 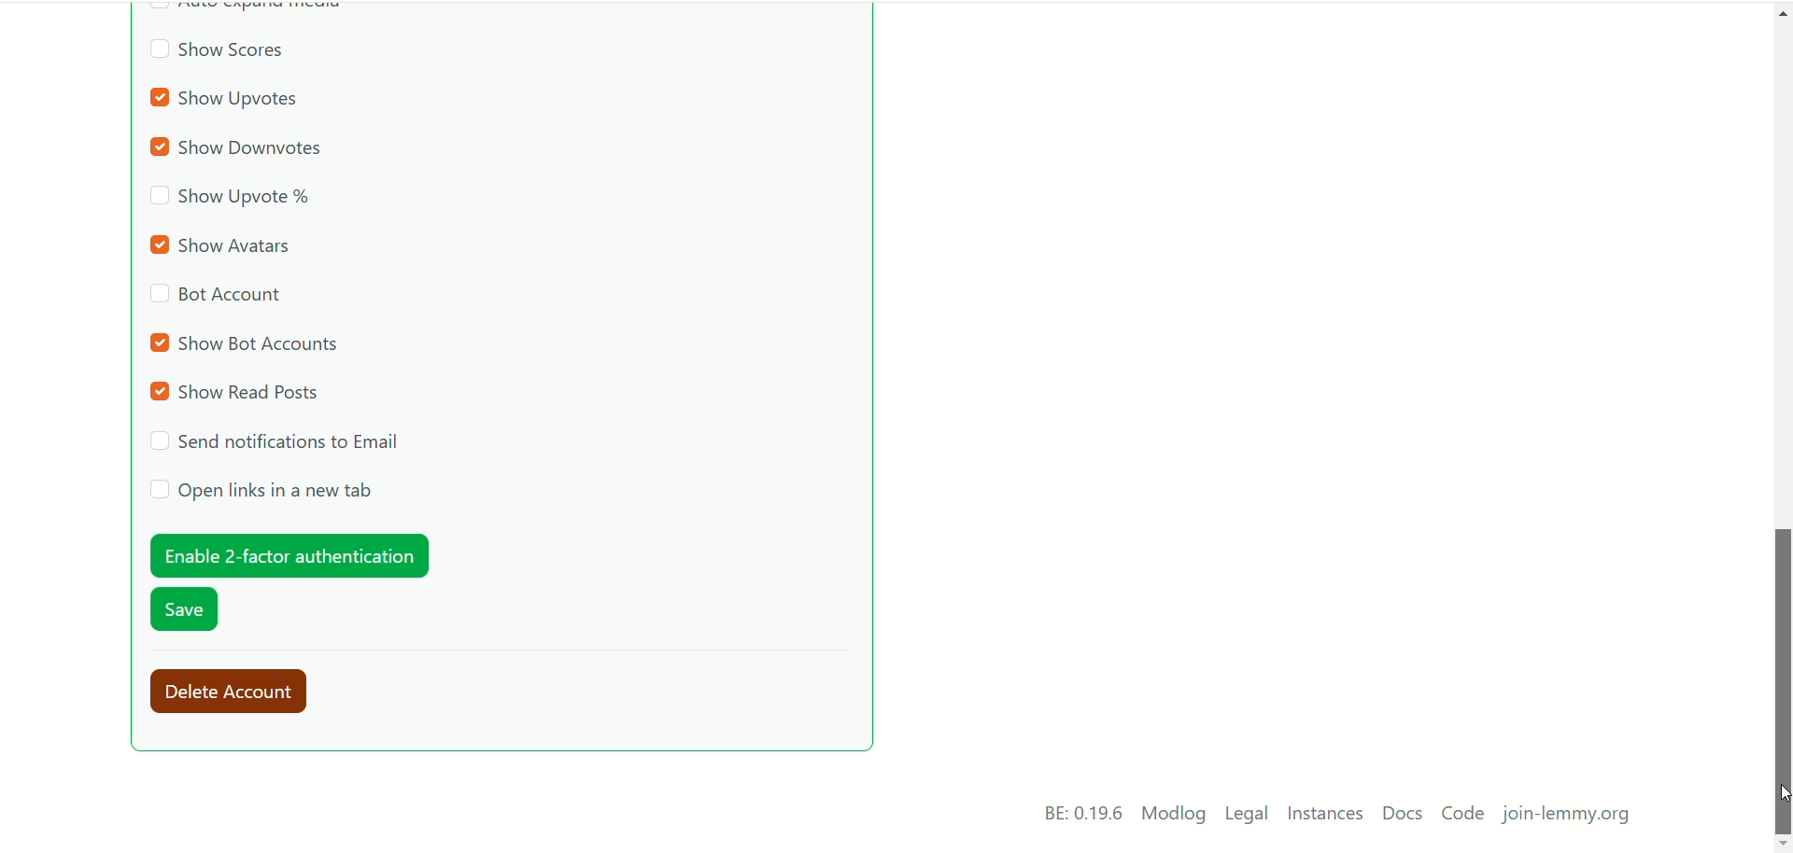 I want to click on show avatars, so click(x=226, y=245).